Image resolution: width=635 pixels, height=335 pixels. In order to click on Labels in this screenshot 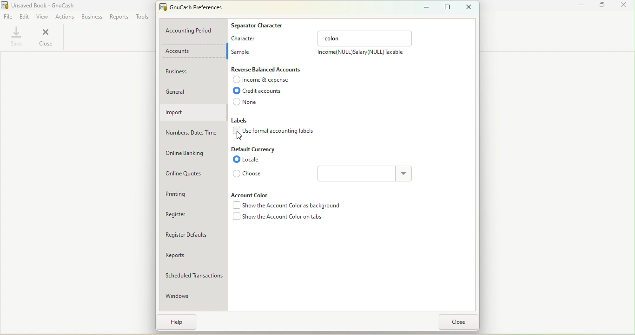, I will do `click(243, 121)`.